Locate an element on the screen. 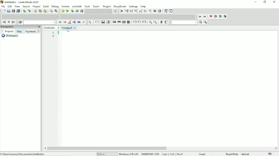  1 is located at coordinates (53, 33).